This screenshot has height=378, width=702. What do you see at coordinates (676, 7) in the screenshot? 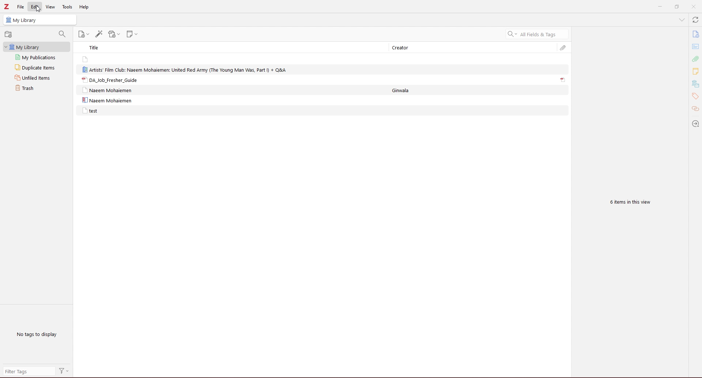
I see `resize` at bounding box center [676, 7].